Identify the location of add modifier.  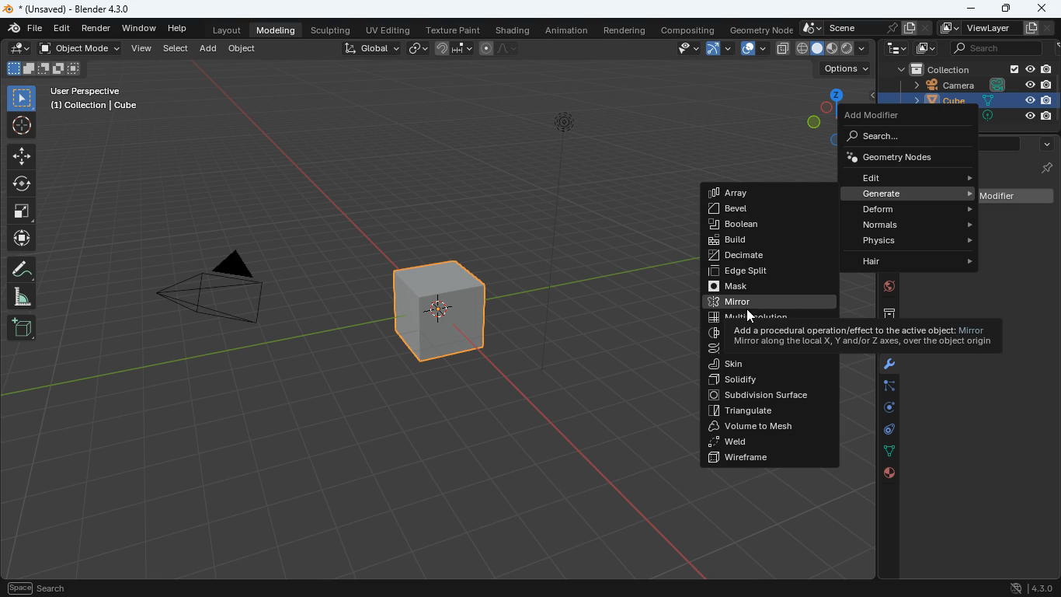
(1011, 195).